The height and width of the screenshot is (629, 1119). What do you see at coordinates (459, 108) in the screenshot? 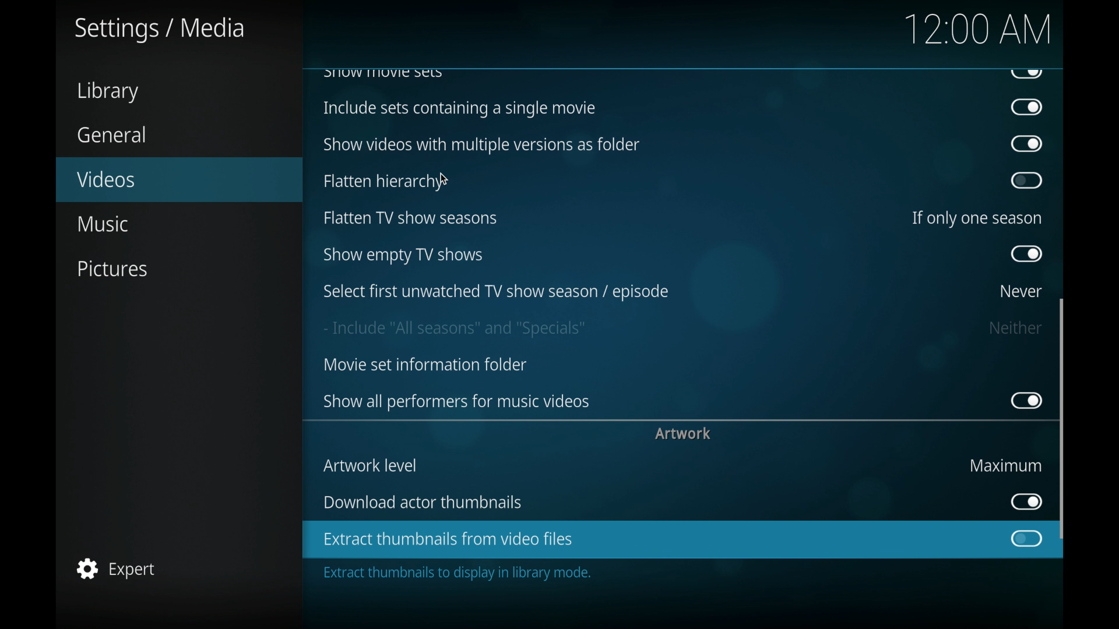
I see `include sets containing a single movie` at bounding box center [459, 108].